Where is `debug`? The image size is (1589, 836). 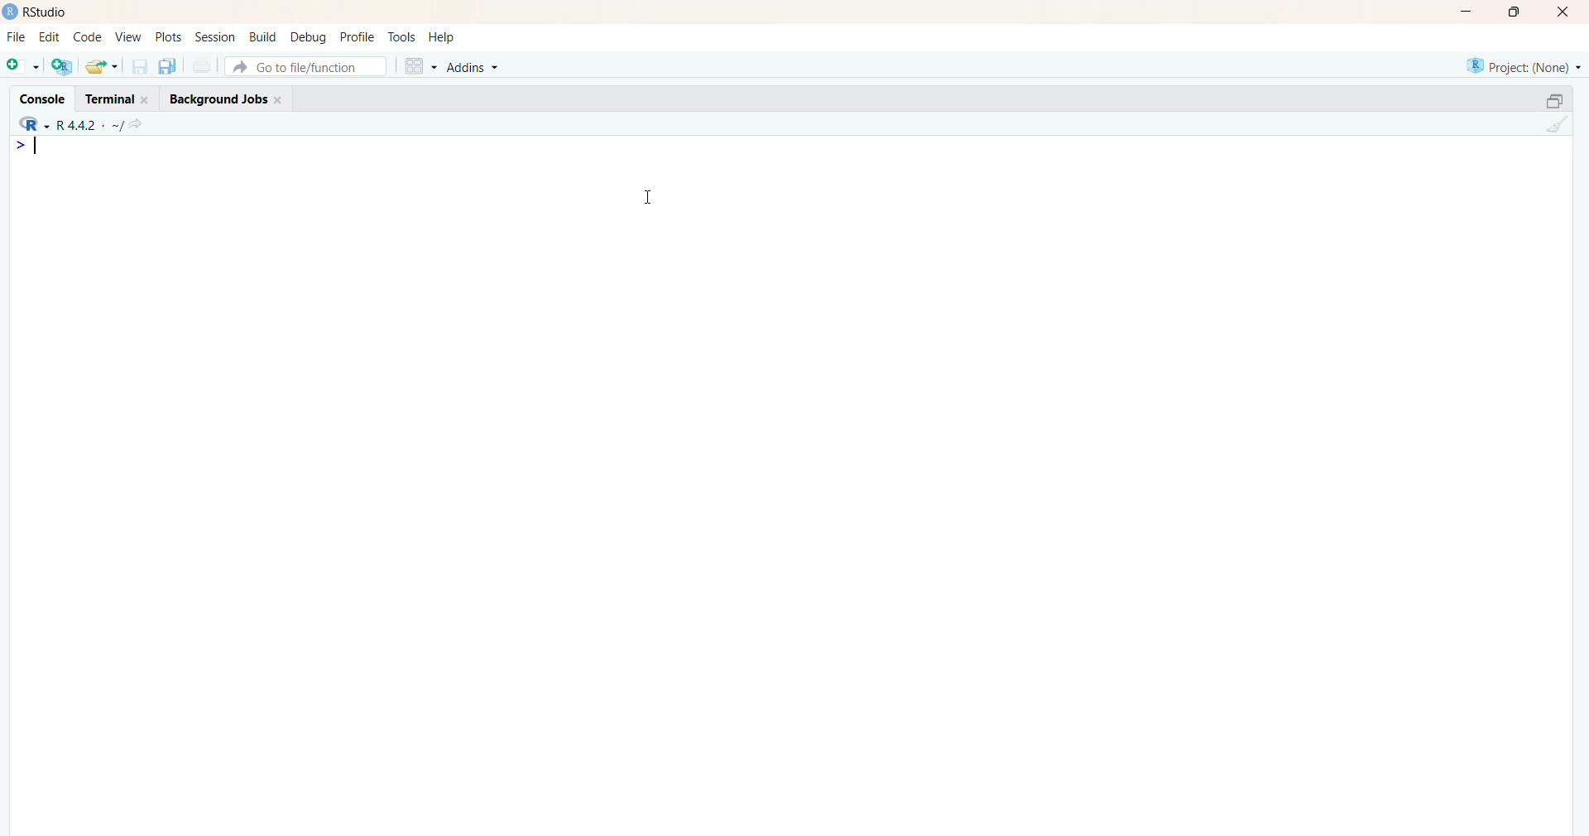
debug is located at coordinates (309, 37).